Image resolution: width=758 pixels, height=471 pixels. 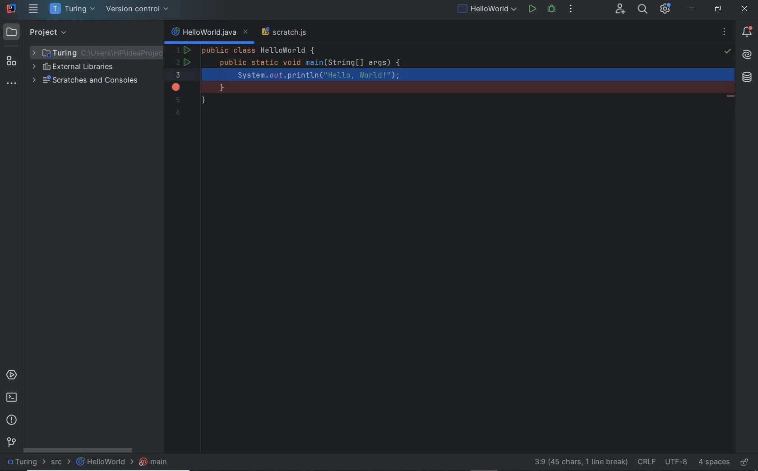 What do you see at coordinates (571, 10) in the screenshot?
I see `more actions` at bounding box center [571, 10].